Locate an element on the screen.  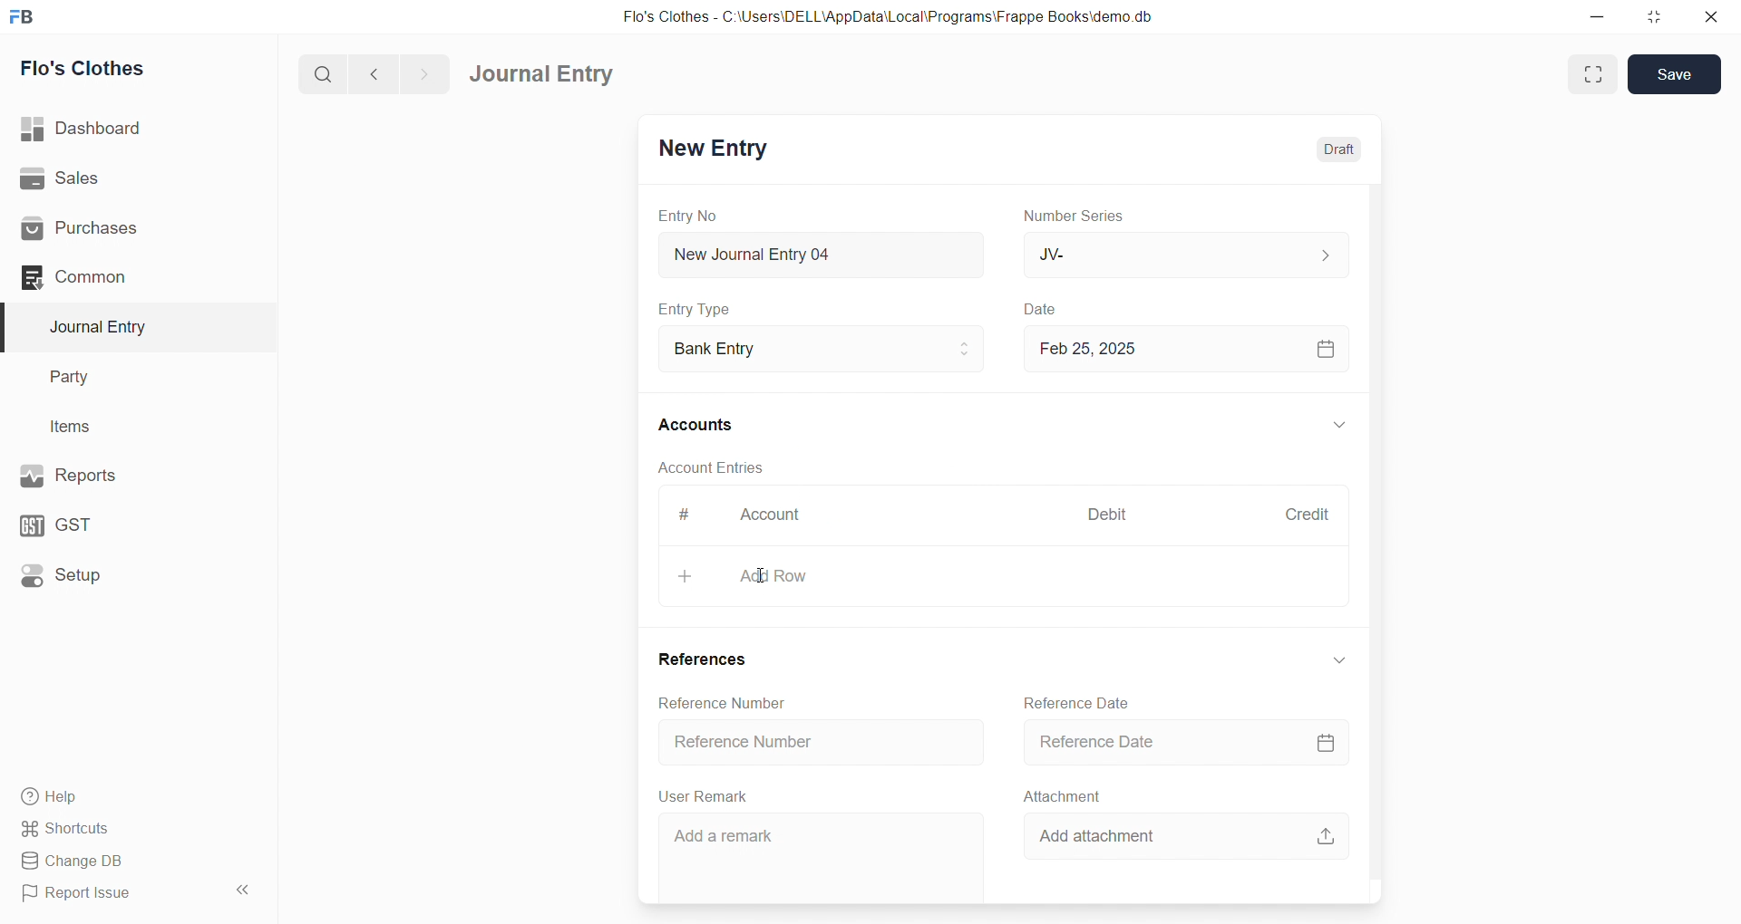
Account is located at coordinates (766, 518).